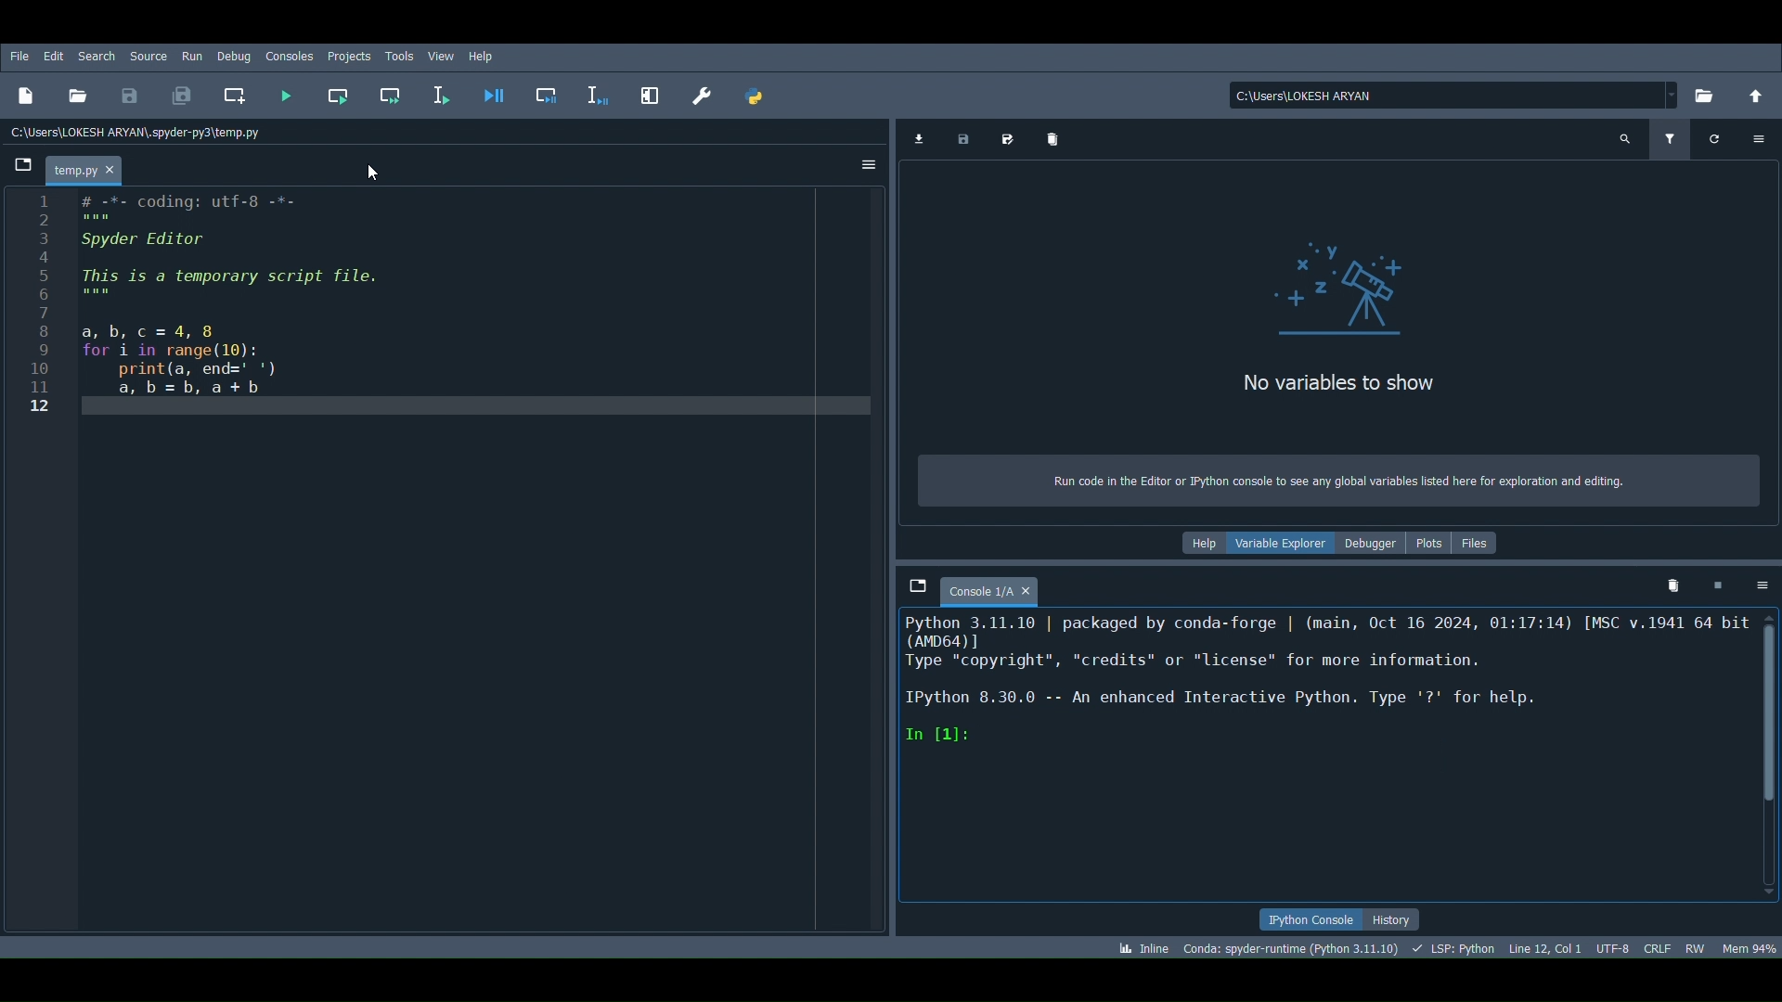 The height and width of the screenshot is (1002, 1782). What do you see at coordinates (598, 93) in the screenshot?
I see `Debug selection or current line` at bounding box center [598, 93].